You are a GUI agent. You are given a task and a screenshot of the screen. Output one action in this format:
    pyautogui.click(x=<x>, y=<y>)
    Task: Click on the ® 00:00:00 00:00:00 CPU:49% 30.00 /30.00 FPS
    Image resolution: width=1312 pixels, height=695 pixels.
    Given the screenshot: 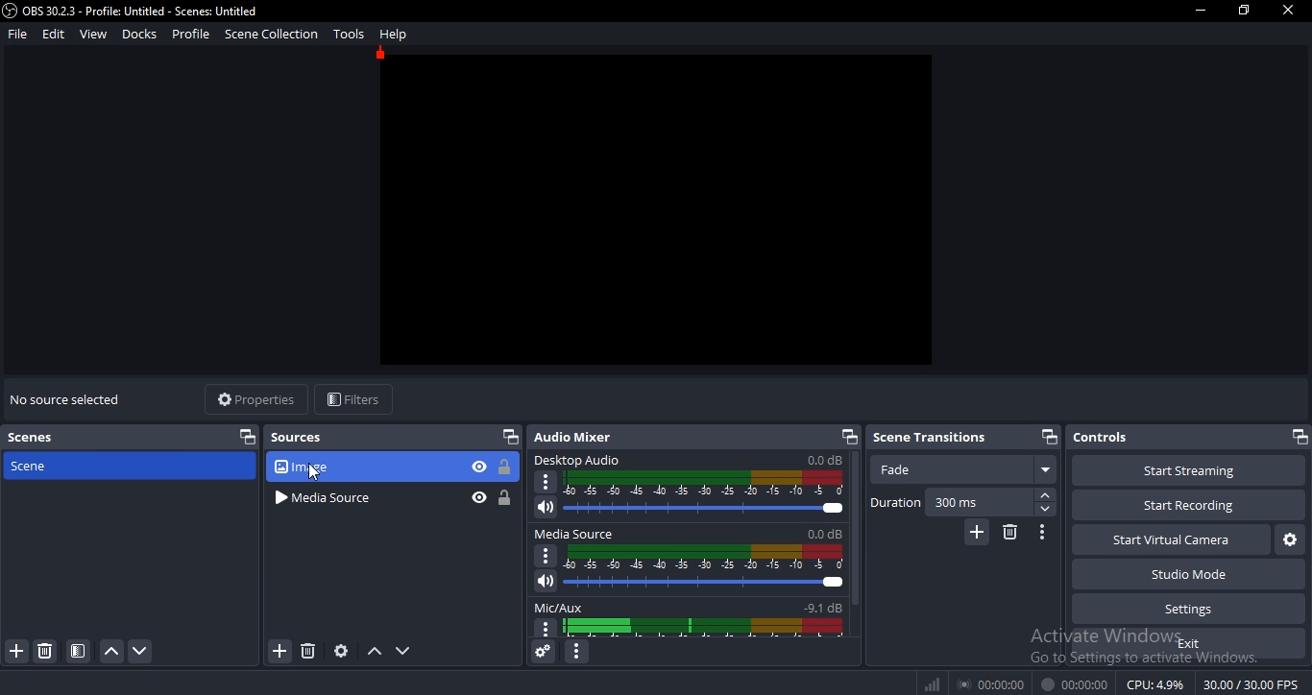 What is the action you would take?
    pyautogui.click(x=1109, y=683)
    